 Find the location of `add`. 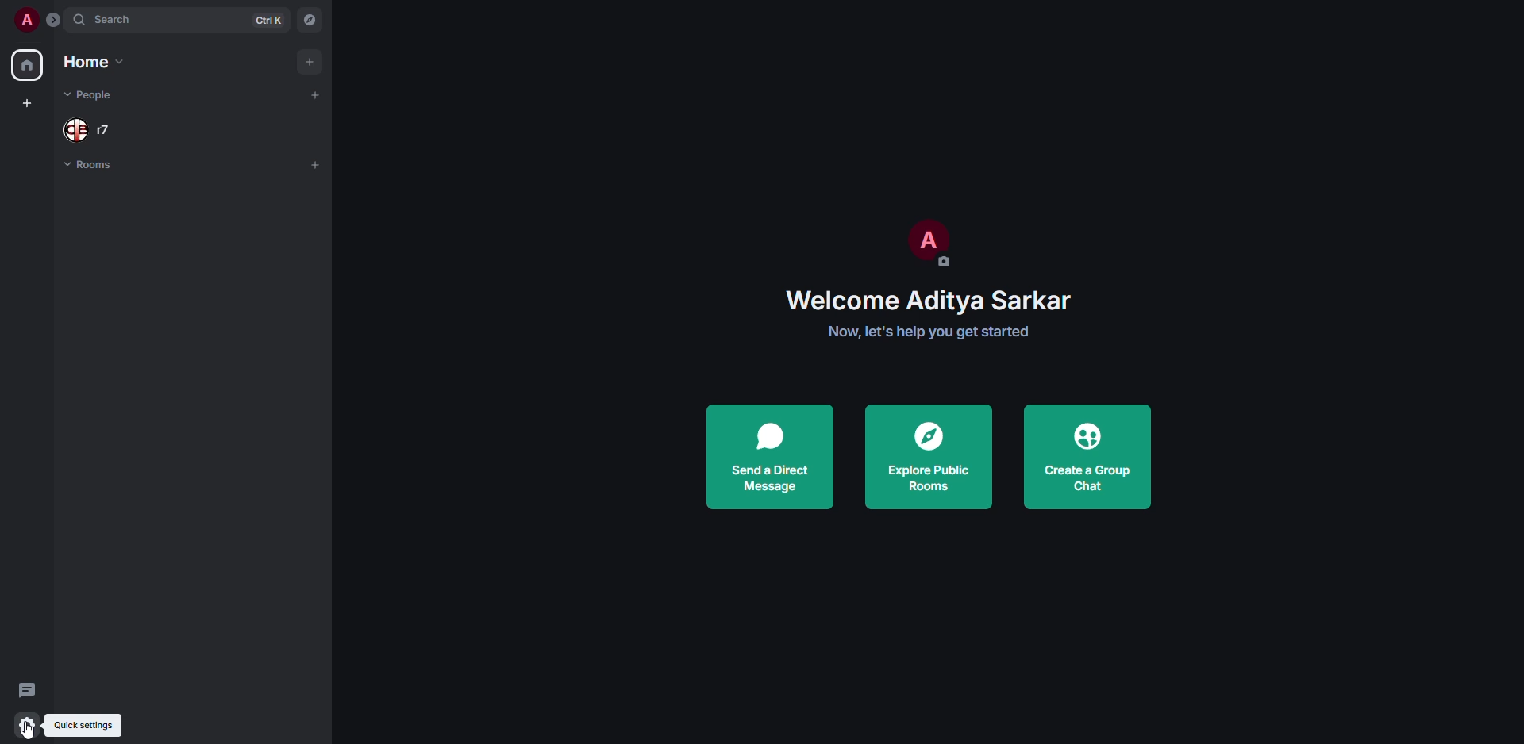

add is located at coordinates (307, 60).